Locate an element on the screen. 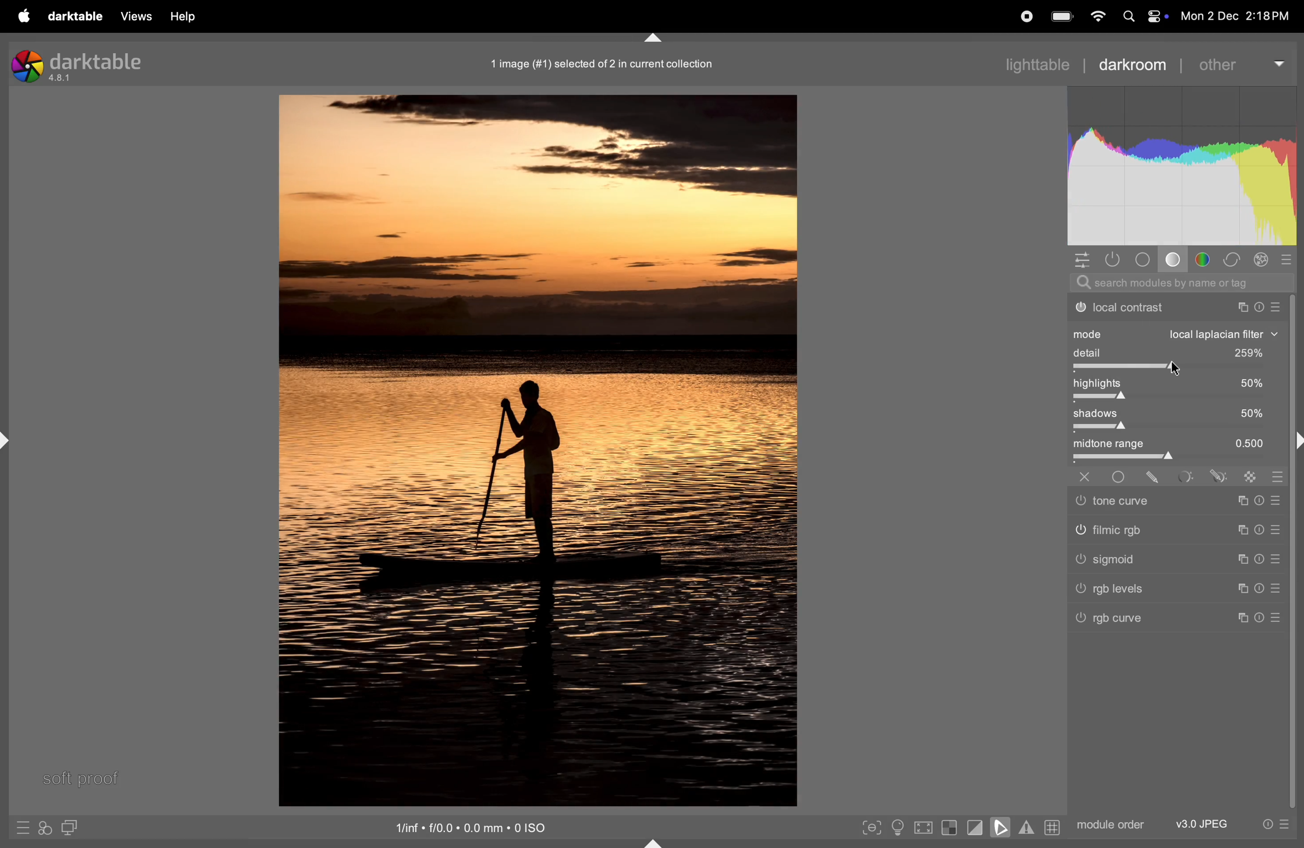  sign  is located at coordinates (1263, 588).